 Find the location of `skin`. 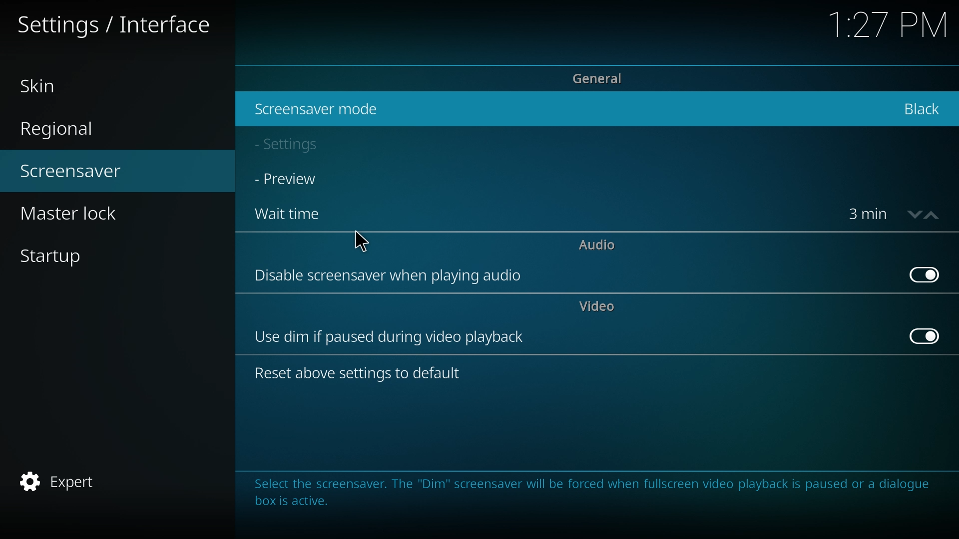

skin is located at coordinates (76, 84).